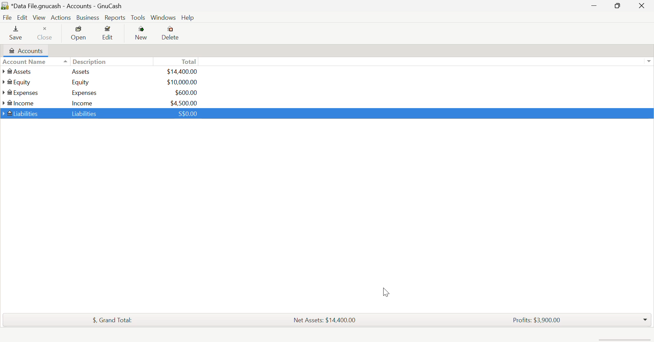 The height and width of the screenshot is (342, 654). I want to click on USd, so click(182, 71).